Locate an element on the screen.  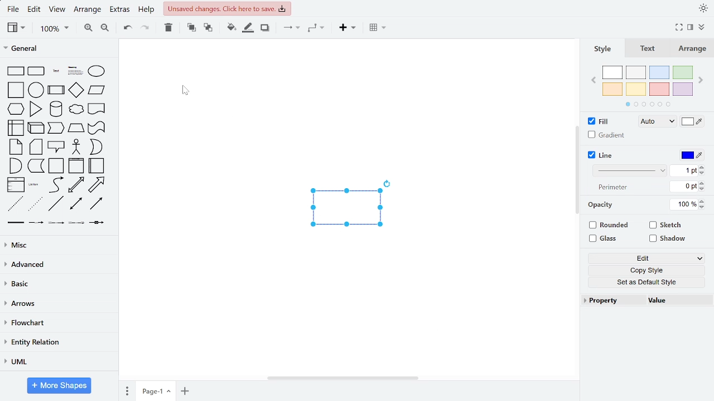
fill color is located at coordinates (693, 123).